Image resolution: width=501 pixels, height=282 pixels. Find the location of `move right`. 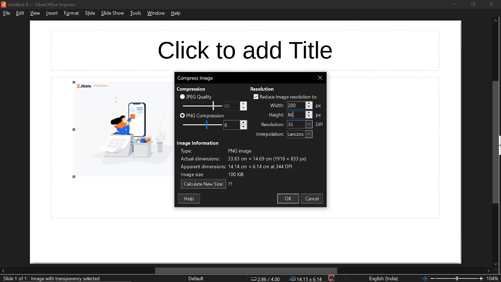

move right is located at coordinates (488, 271).